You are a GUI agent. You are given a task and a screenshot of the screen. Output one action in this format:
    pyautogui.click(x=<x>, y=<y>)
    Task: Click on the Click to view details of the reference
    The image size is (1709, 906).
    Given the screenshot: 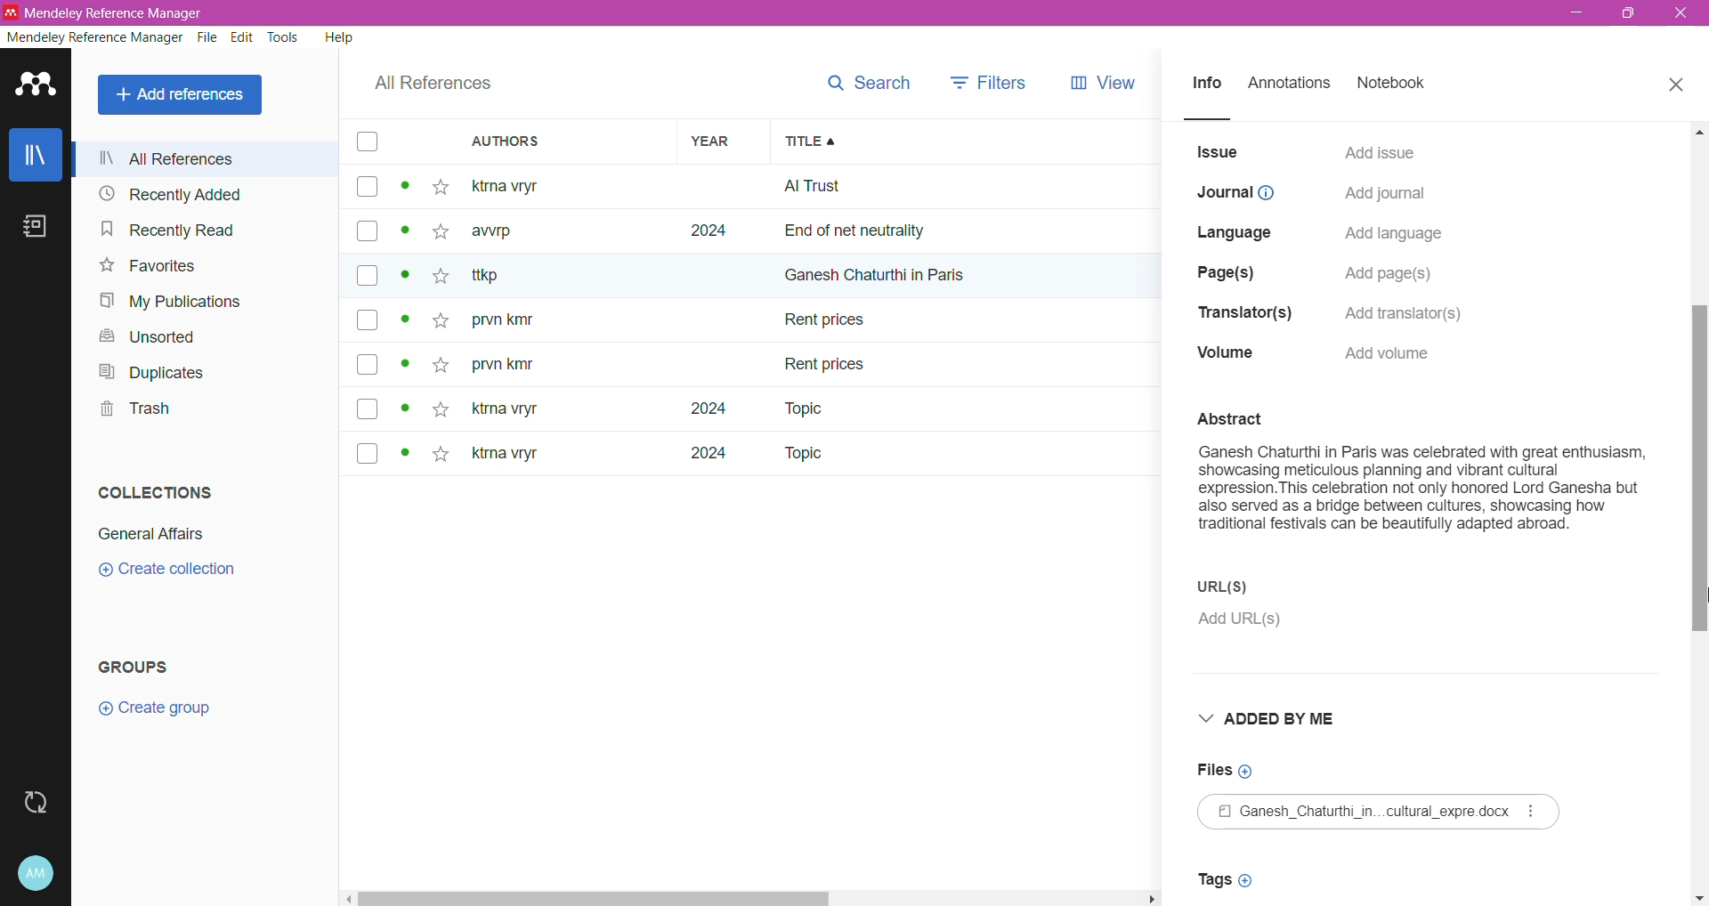 What is the action you would take?
    pyautogui.click(x=409, y=322)
    